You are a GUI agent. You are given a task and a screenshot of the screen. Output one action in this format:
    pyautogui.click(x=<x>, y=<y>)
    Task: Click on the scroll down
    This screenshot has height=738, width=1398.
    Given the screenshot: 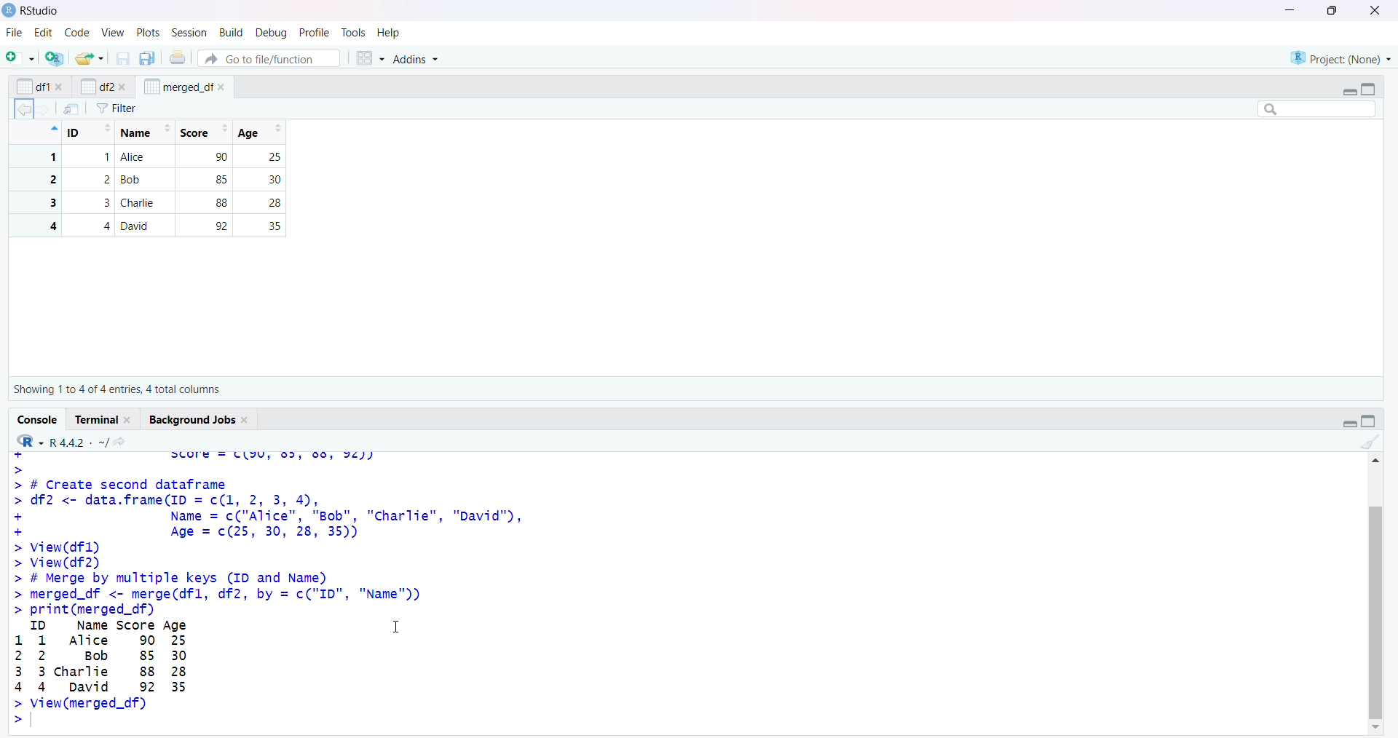 What is the action you would take?
    pyautogui.click(x=1378, y=728)
    